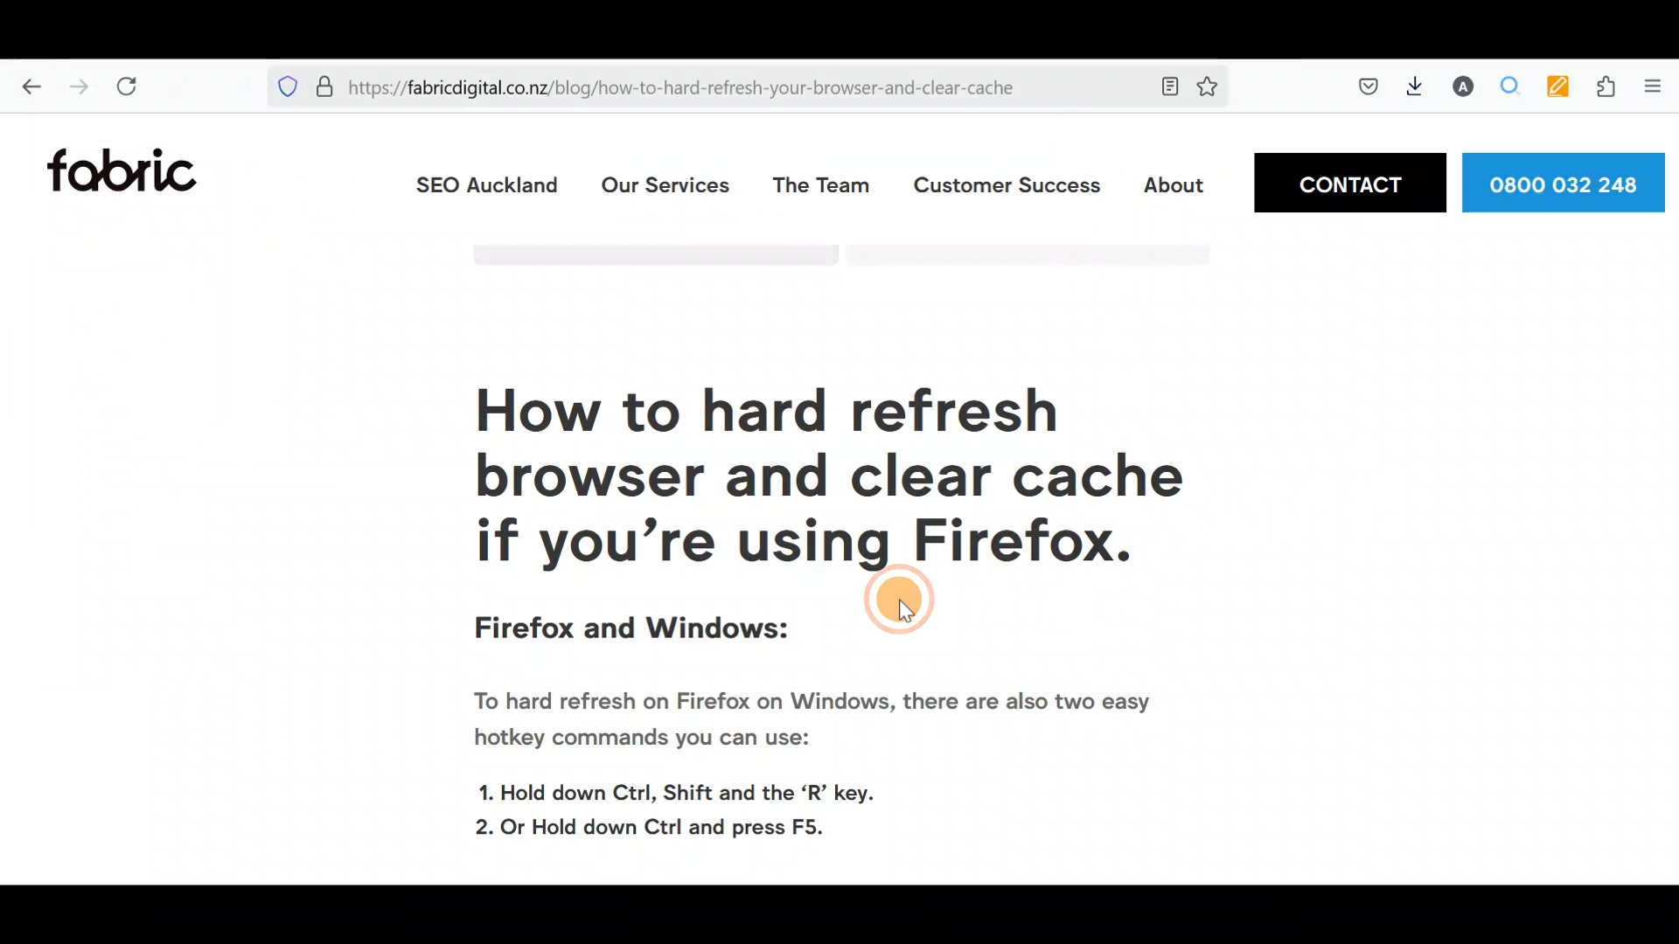  I want to click on 2. Or Hold down Ctrl and press F5., so click(661, 826).